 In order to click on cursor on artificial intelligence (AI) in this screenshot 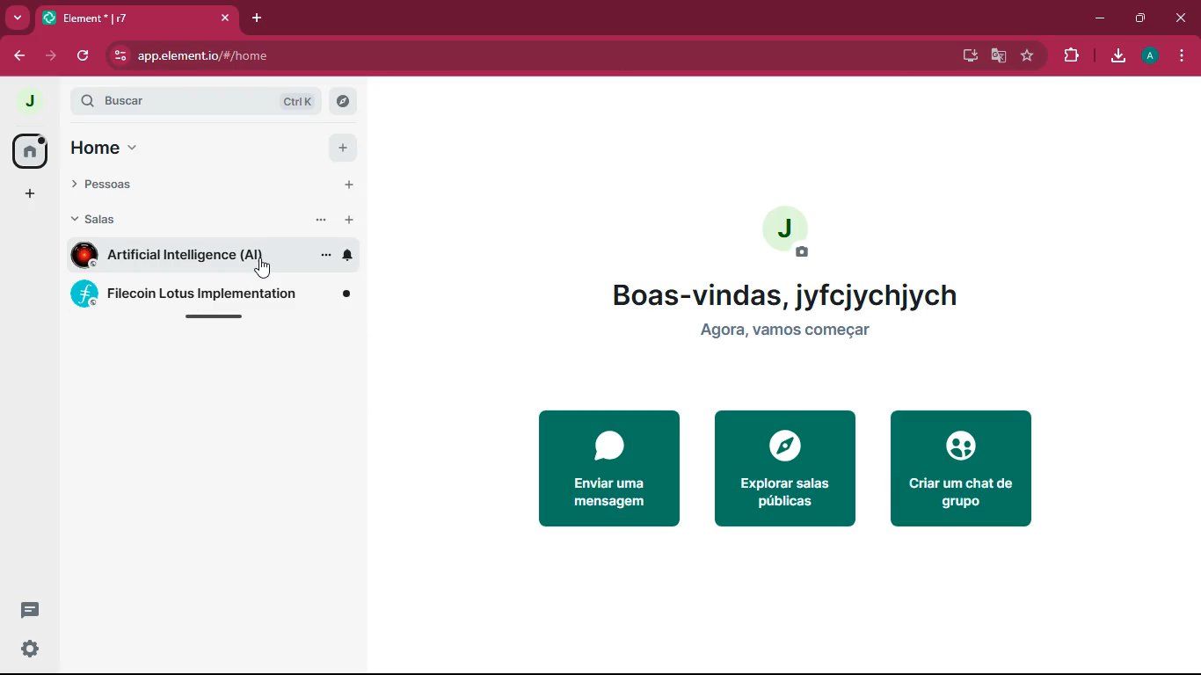, I will do `click(266, 269)`.